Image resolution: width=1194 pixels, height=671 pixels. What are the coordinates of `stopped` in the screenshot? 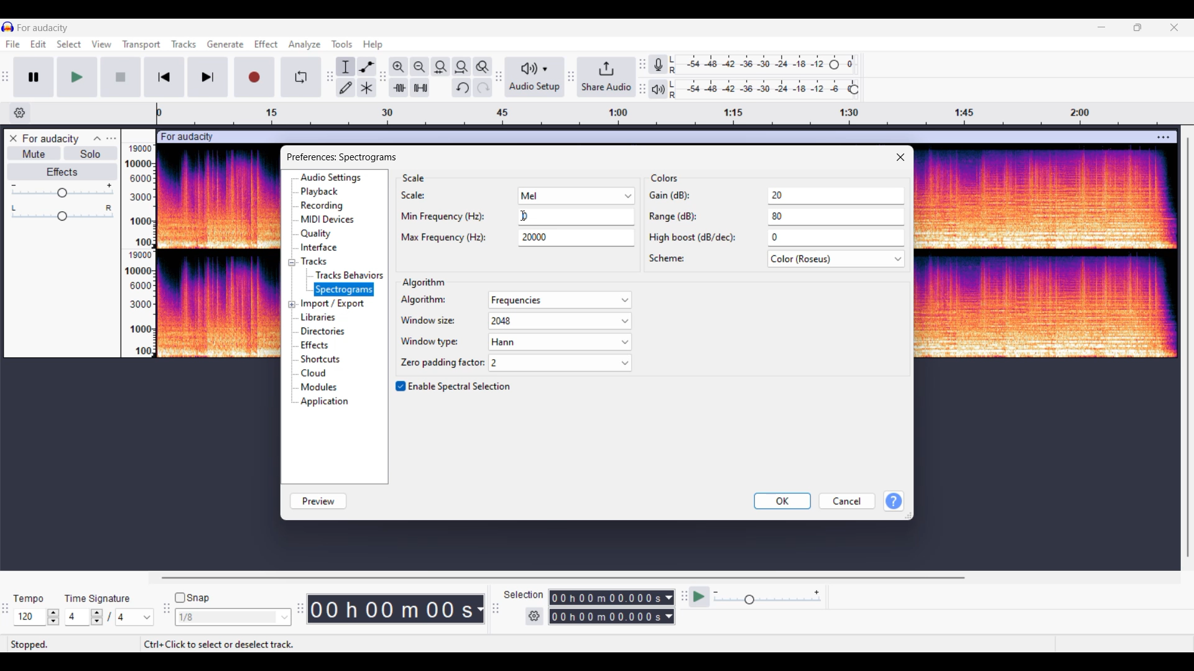 It's located at (40, 644).